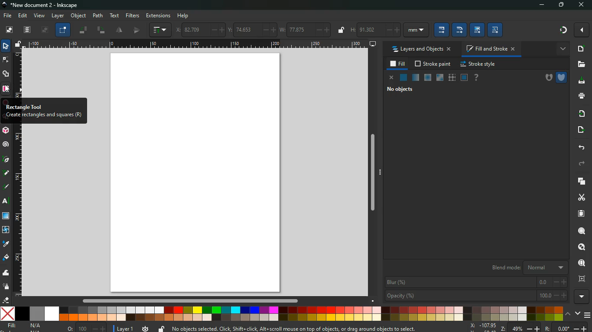  What do you see at coordinates (6, 300) in the screenshot?
I see `erase` at bounding box center [6, 300].